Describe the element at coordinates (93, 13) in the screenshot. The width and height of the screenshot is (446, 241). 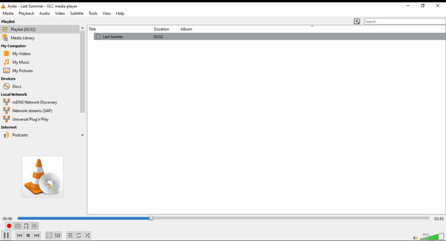
I see `tools` at that location.